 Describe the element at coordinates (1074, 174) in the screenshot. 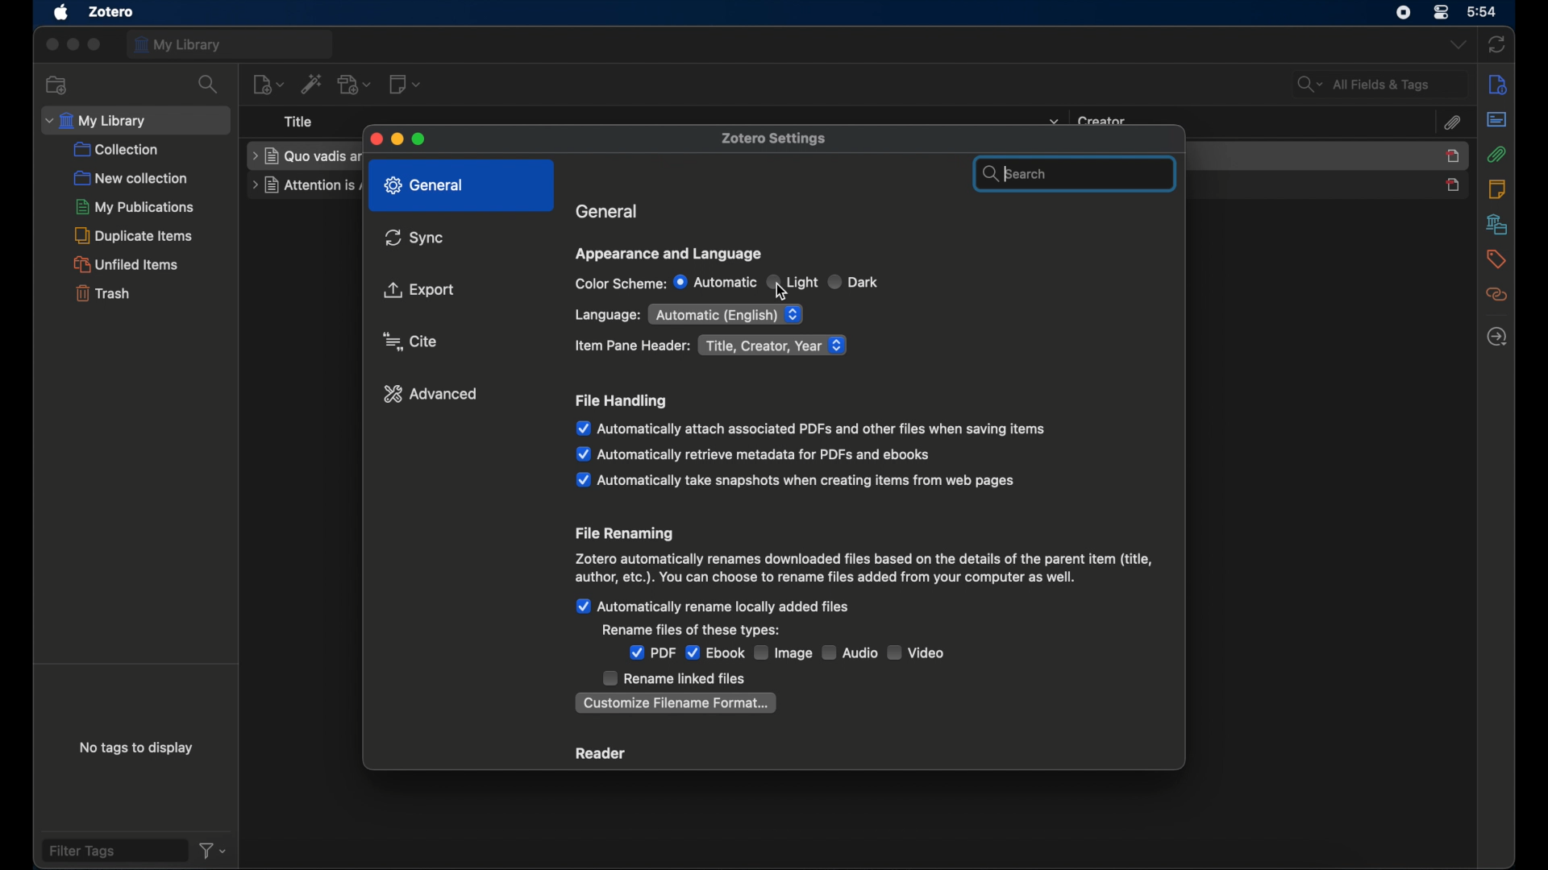

I see `search` at that location.